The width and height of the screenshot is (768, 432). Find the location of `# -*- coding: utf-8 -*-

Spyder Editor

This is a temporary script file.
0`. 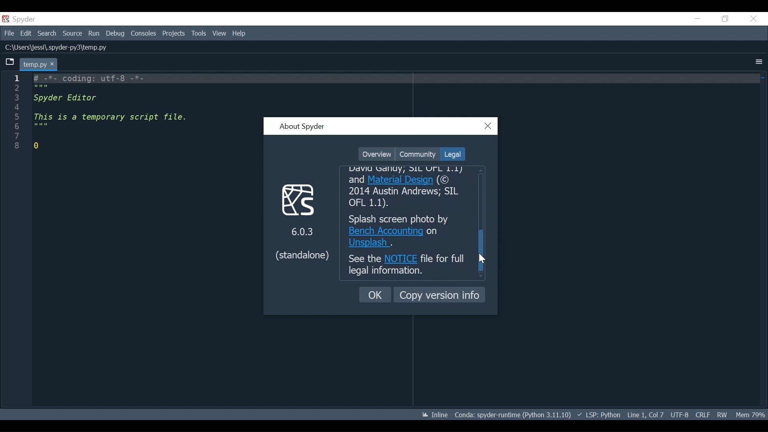

# -*- coding: utf-8 -*-

Spyder Editor

This is a temporary script file.
0 is located at coordinates (102, 112).